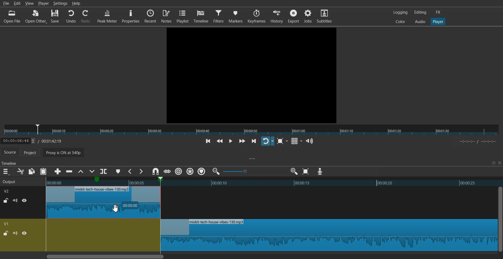 This screenshot has width=503, height=259. I want to click on Zoom timeline to Fit, so click(306, 171).